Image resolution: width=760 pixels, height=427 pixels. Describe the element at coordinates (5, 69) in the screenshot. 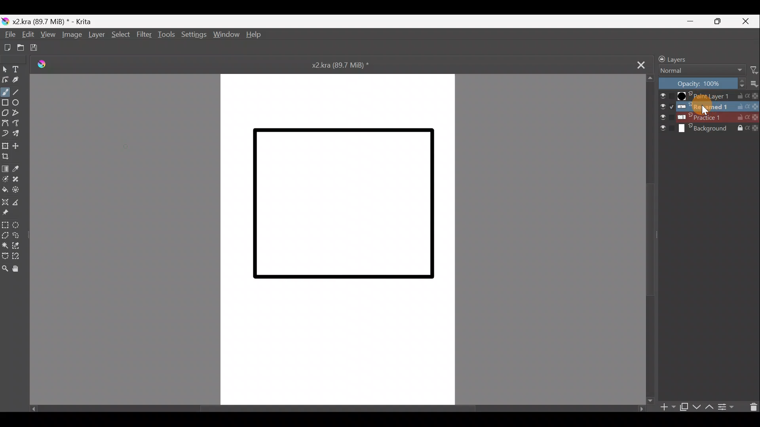

I see `Select shapes tool` at that location.